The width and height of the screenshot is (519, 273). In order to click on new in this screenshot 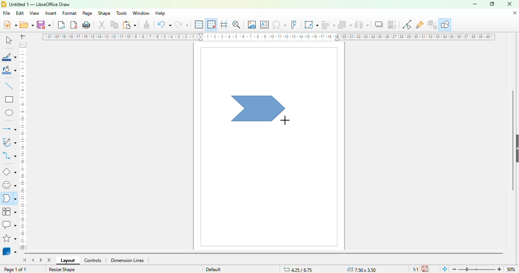, I will do `click(10, 24)`.